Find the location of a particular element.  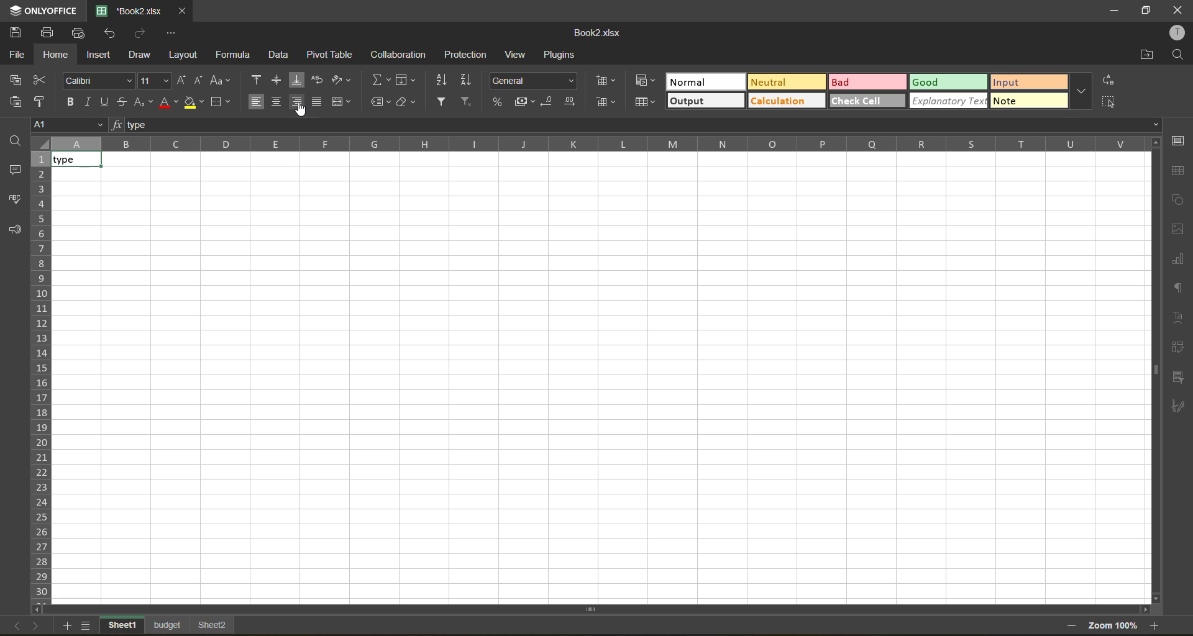

collaboration is located at coordinates (402, 54).